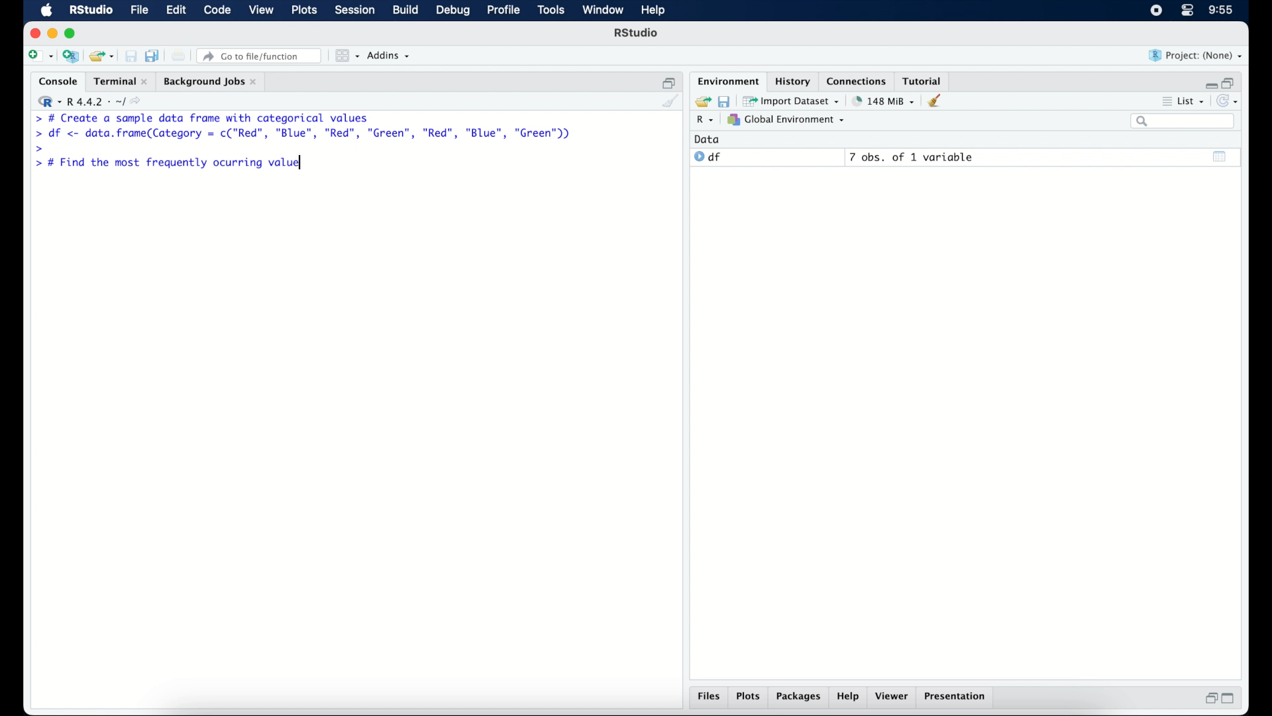 The width and height of the screenshot is (1272, 716). I want to click on maximize, so click(72, 34).